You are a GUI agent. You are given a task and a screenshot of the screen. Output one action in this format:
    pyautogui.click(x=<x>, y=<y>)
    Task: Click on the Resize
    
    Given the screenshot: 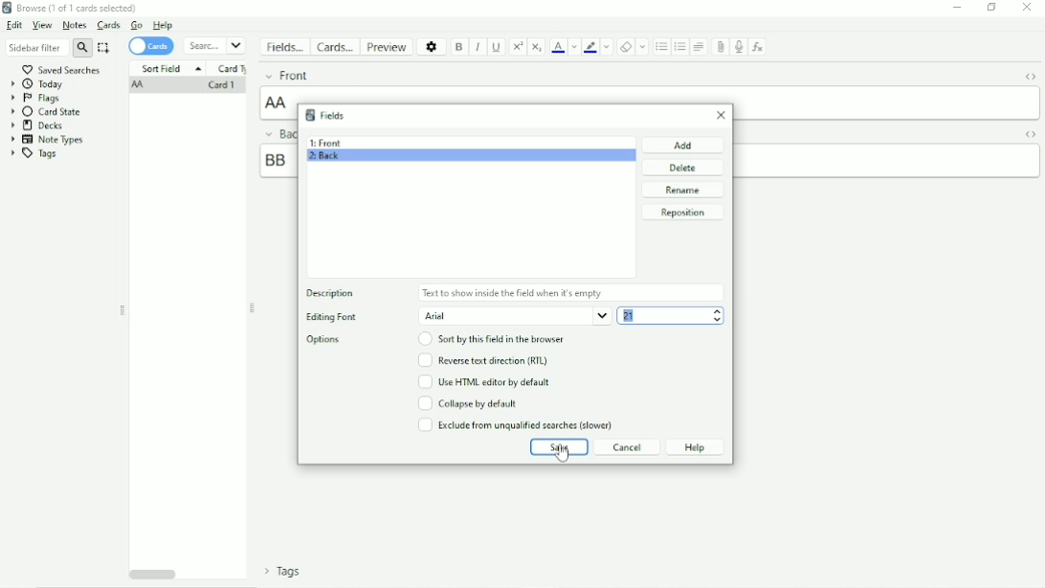 What is the action you would take?
    pyautogui.click(x=122, y=310)
    